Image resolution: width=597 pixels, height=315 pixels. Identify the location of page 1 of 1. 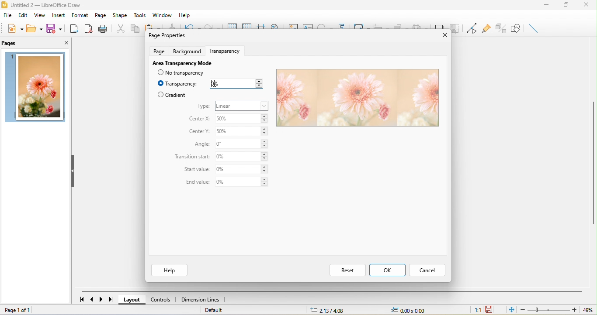
(35, 311).